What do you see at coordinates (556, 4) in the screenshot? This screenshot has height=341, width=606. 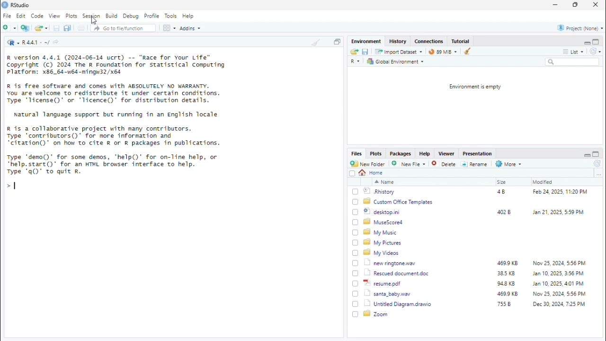 I see `minimise` at bounding box center [556, 4].